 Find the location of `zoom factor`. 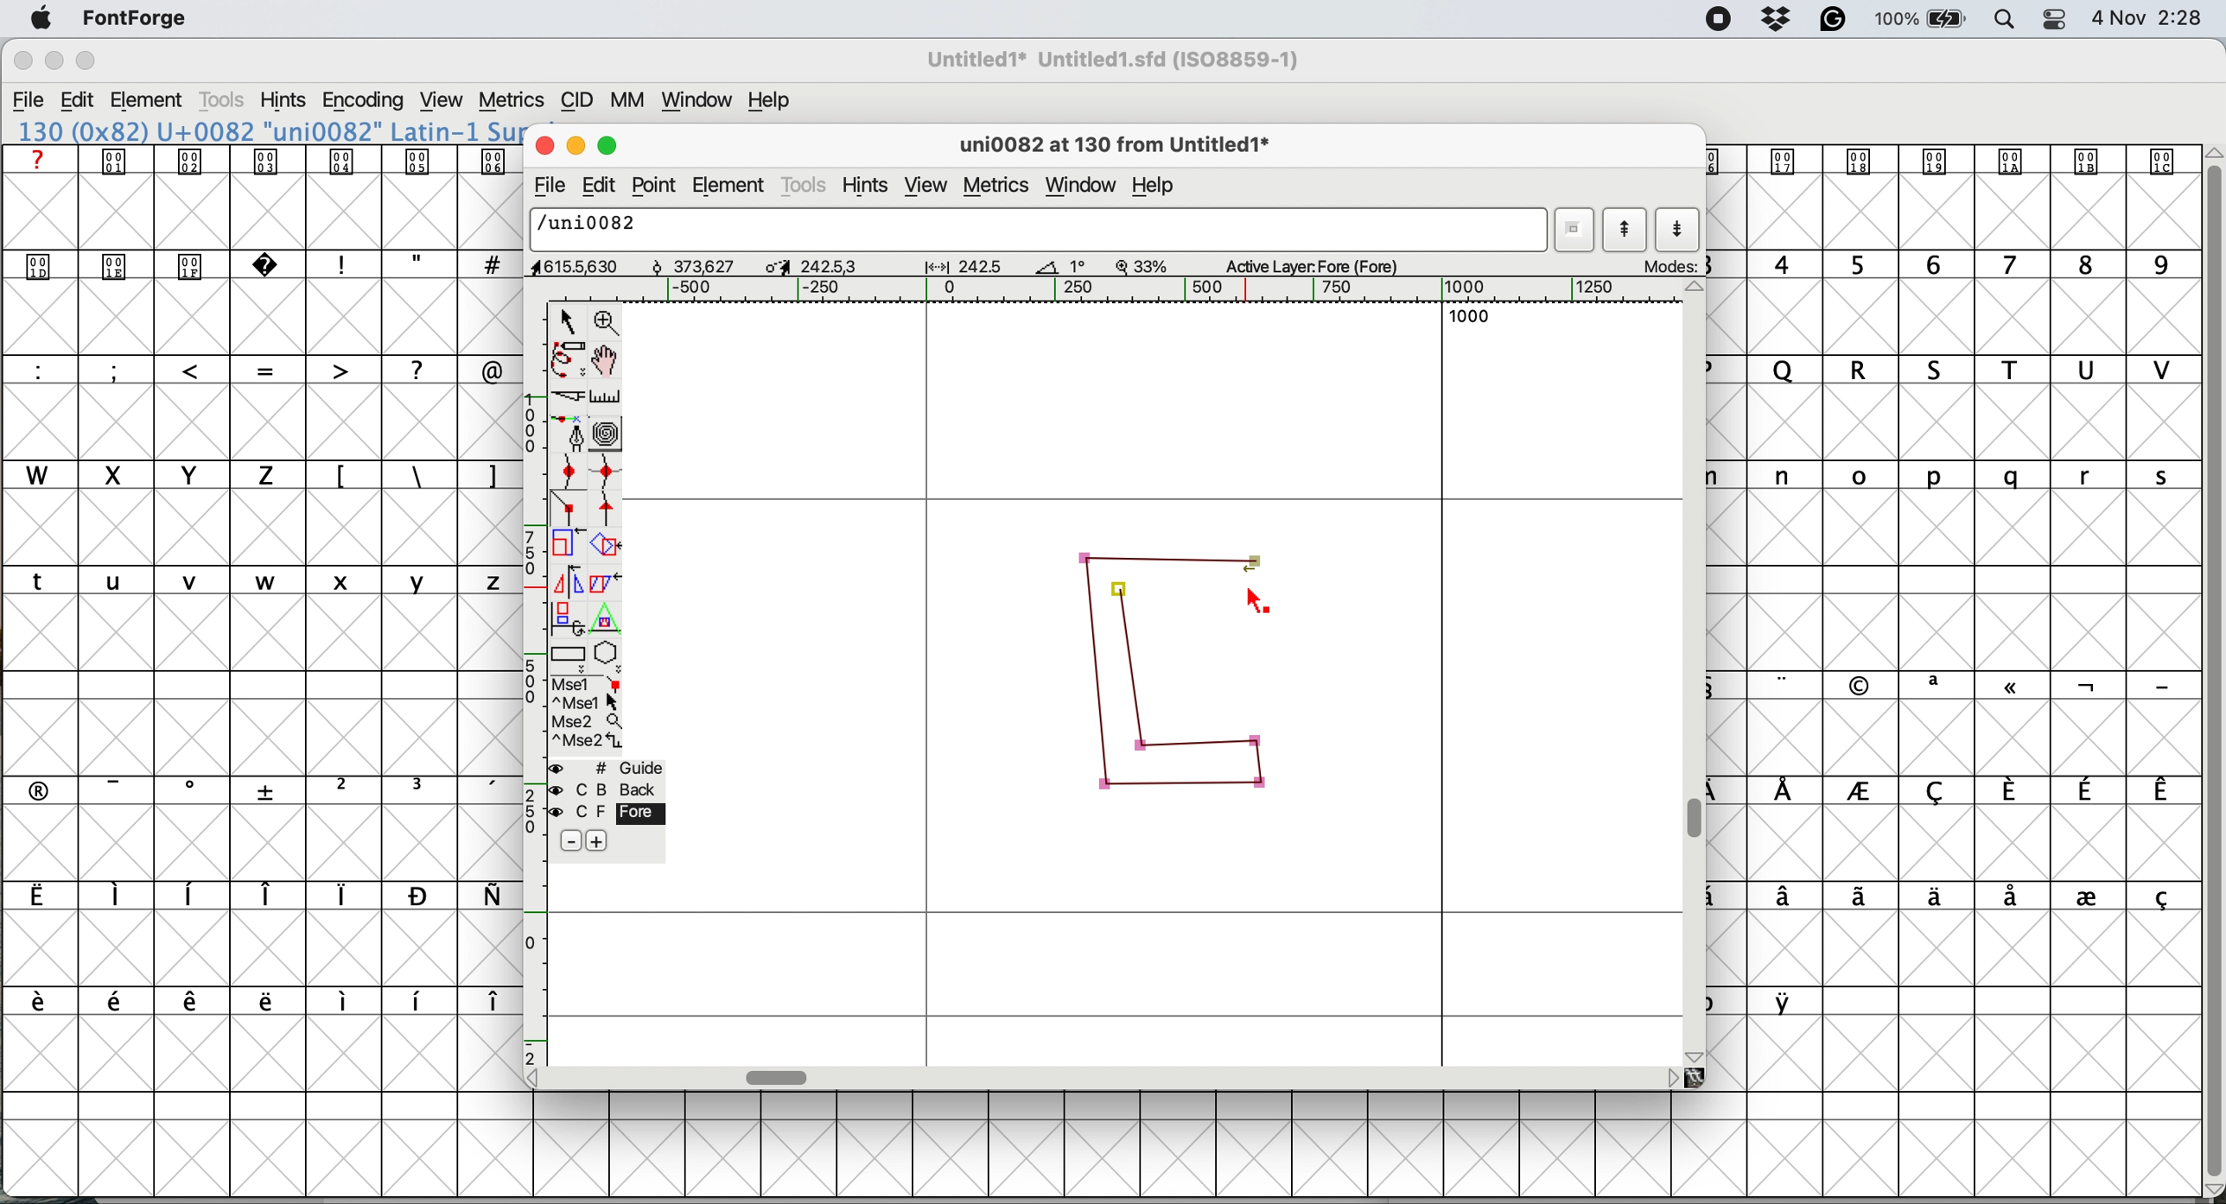

zoom factor is located at coordinates (1142, 266).